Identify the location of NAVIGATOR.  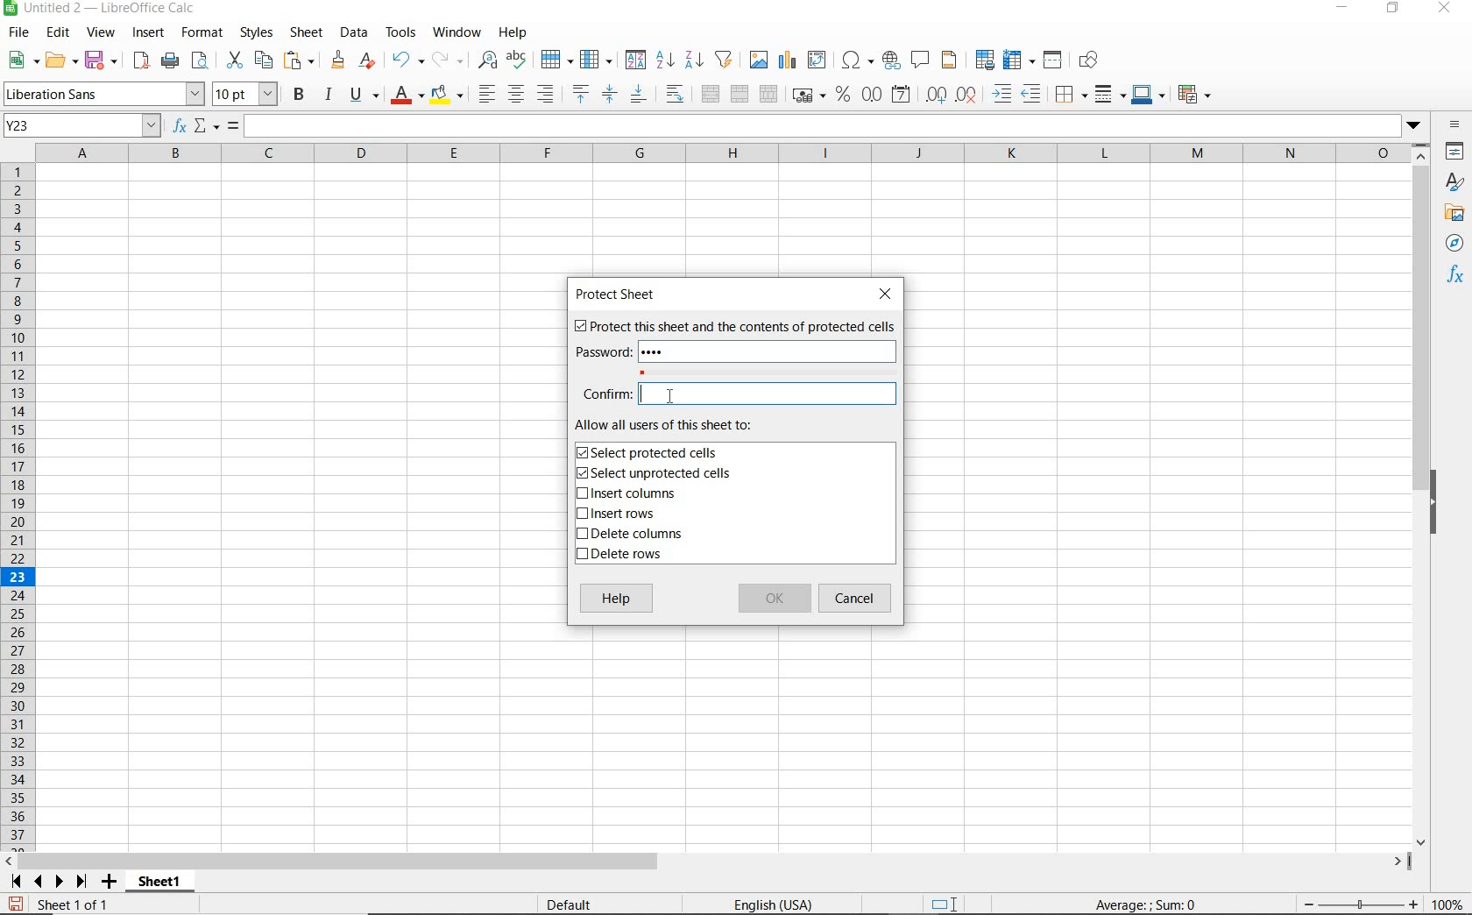
(1454, 245).